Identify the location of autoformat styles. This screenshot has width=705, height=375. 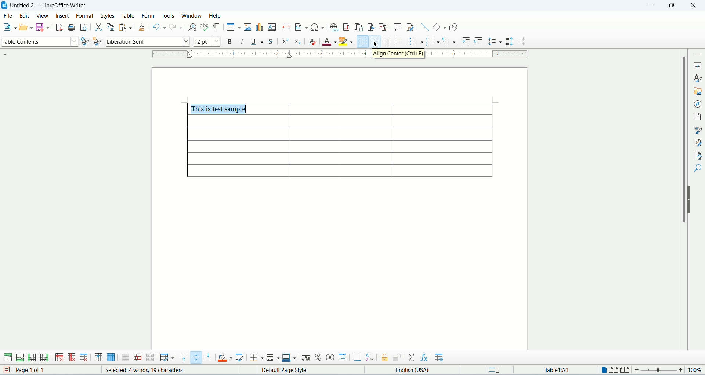
(241, 358).